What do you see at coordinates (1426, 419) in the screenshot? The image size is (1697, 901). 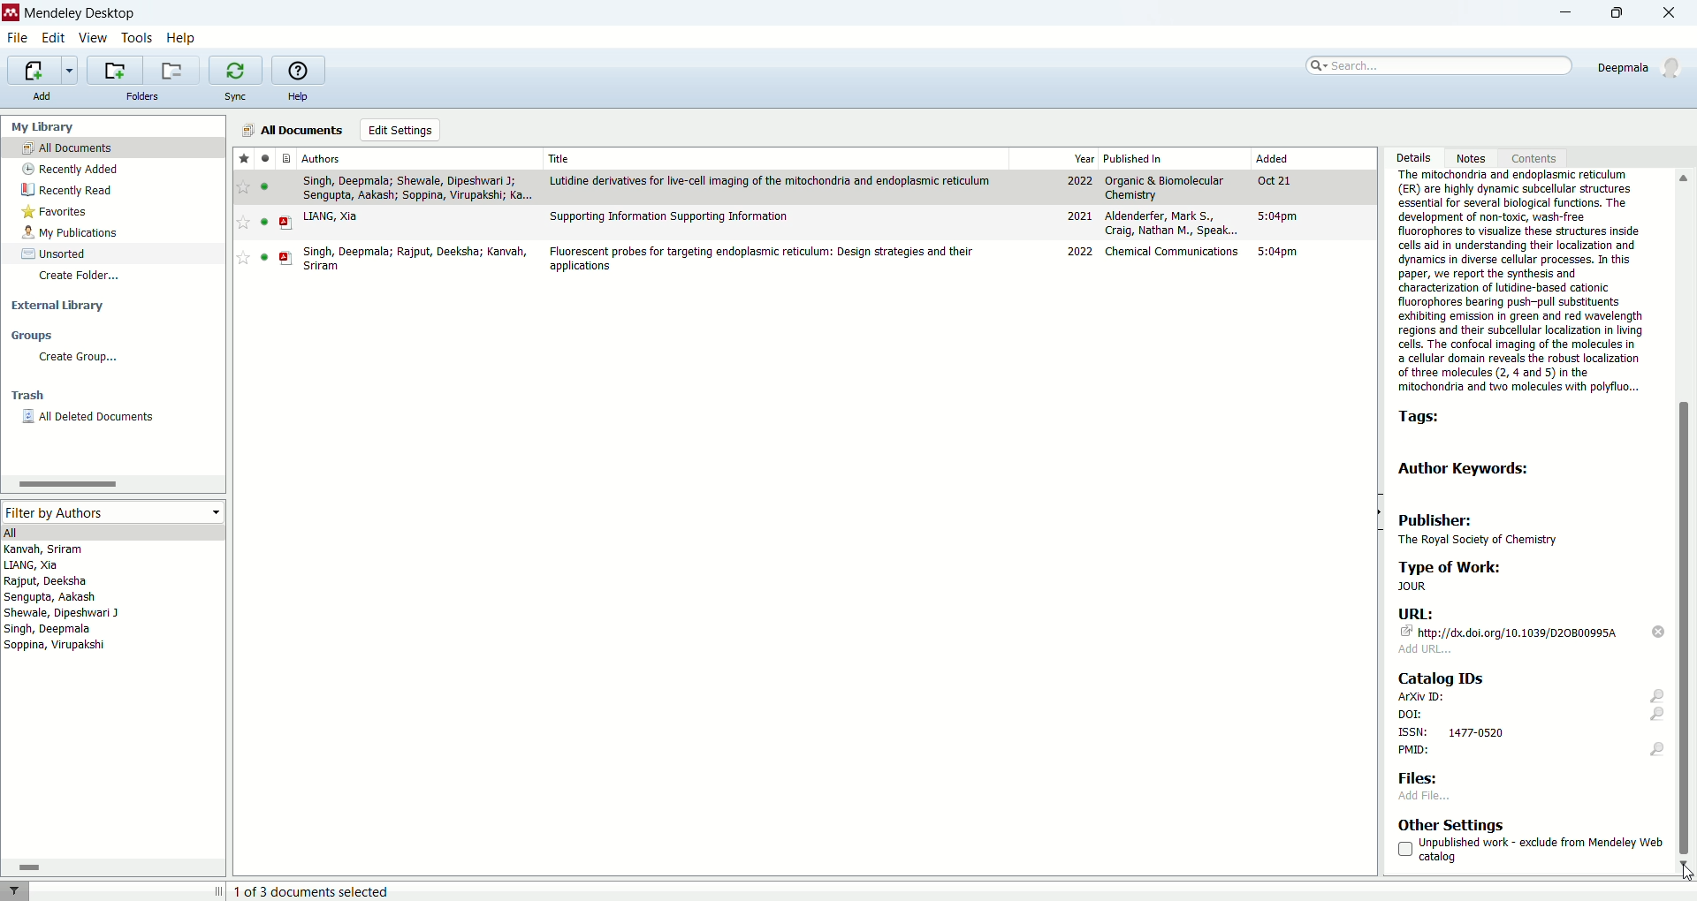 I see `tags: ` at bounding box center [1426, 419].